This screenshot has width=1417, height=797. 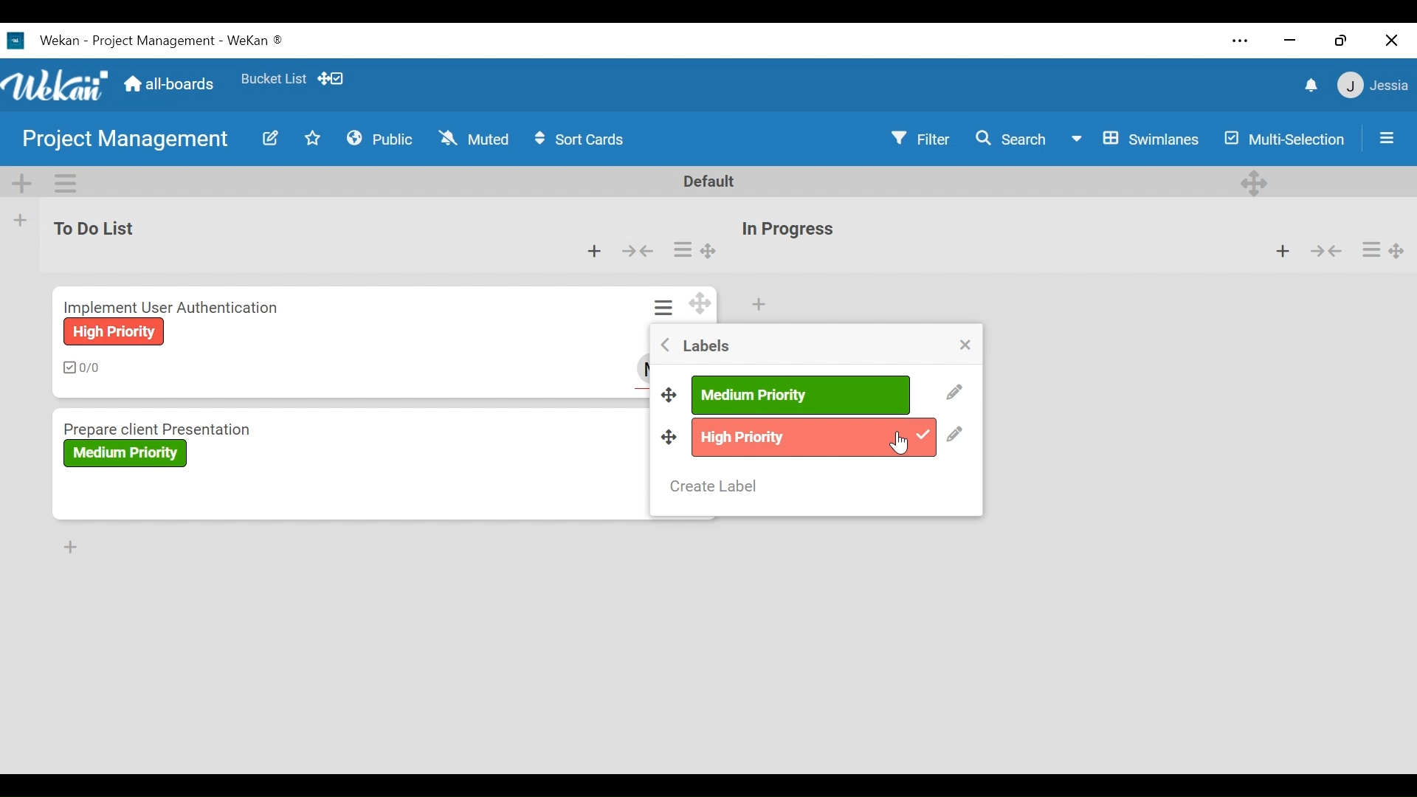 I want to click on Edit, so click(x=269, y=138).